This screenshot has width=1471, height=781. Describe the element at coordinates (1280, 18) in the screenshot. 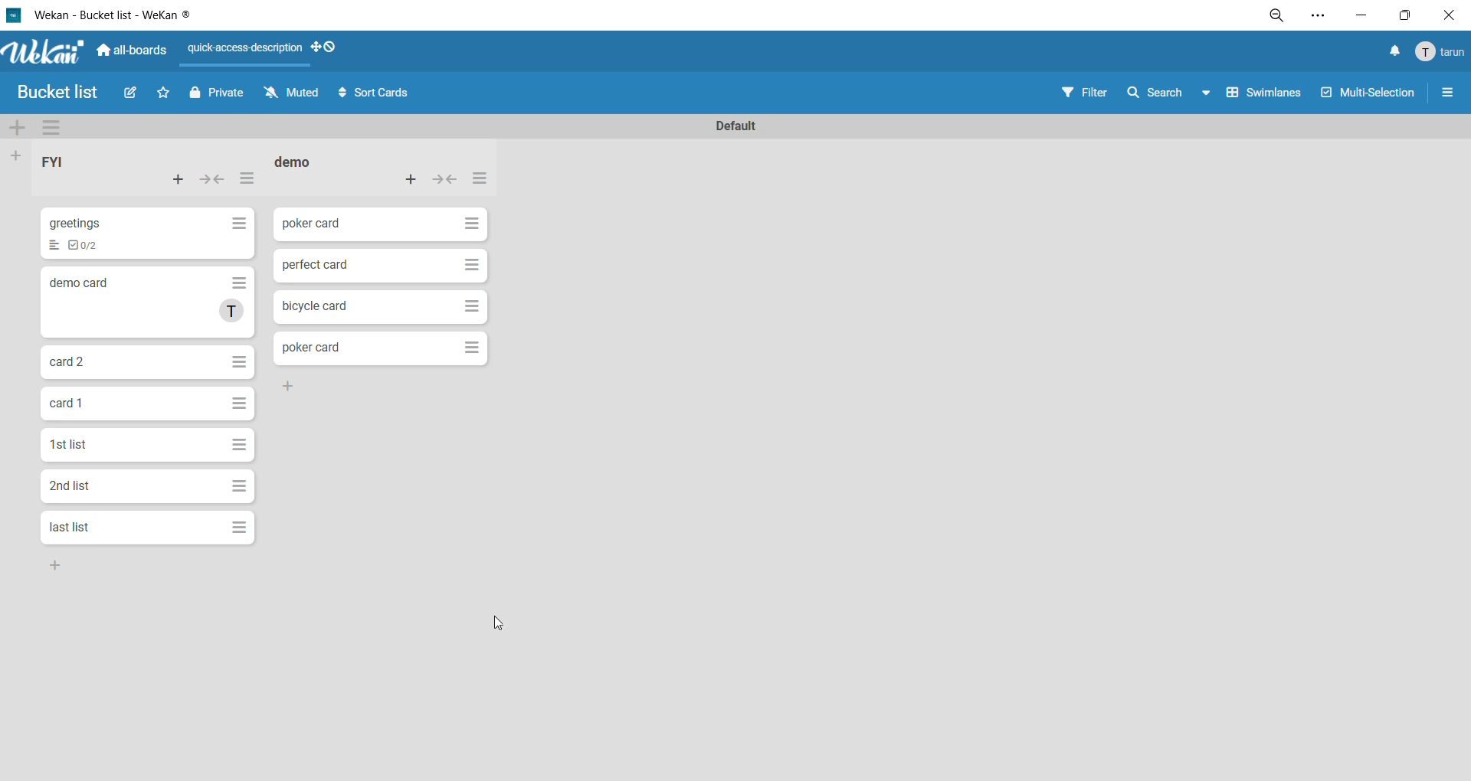

I see `zoom` at that location.